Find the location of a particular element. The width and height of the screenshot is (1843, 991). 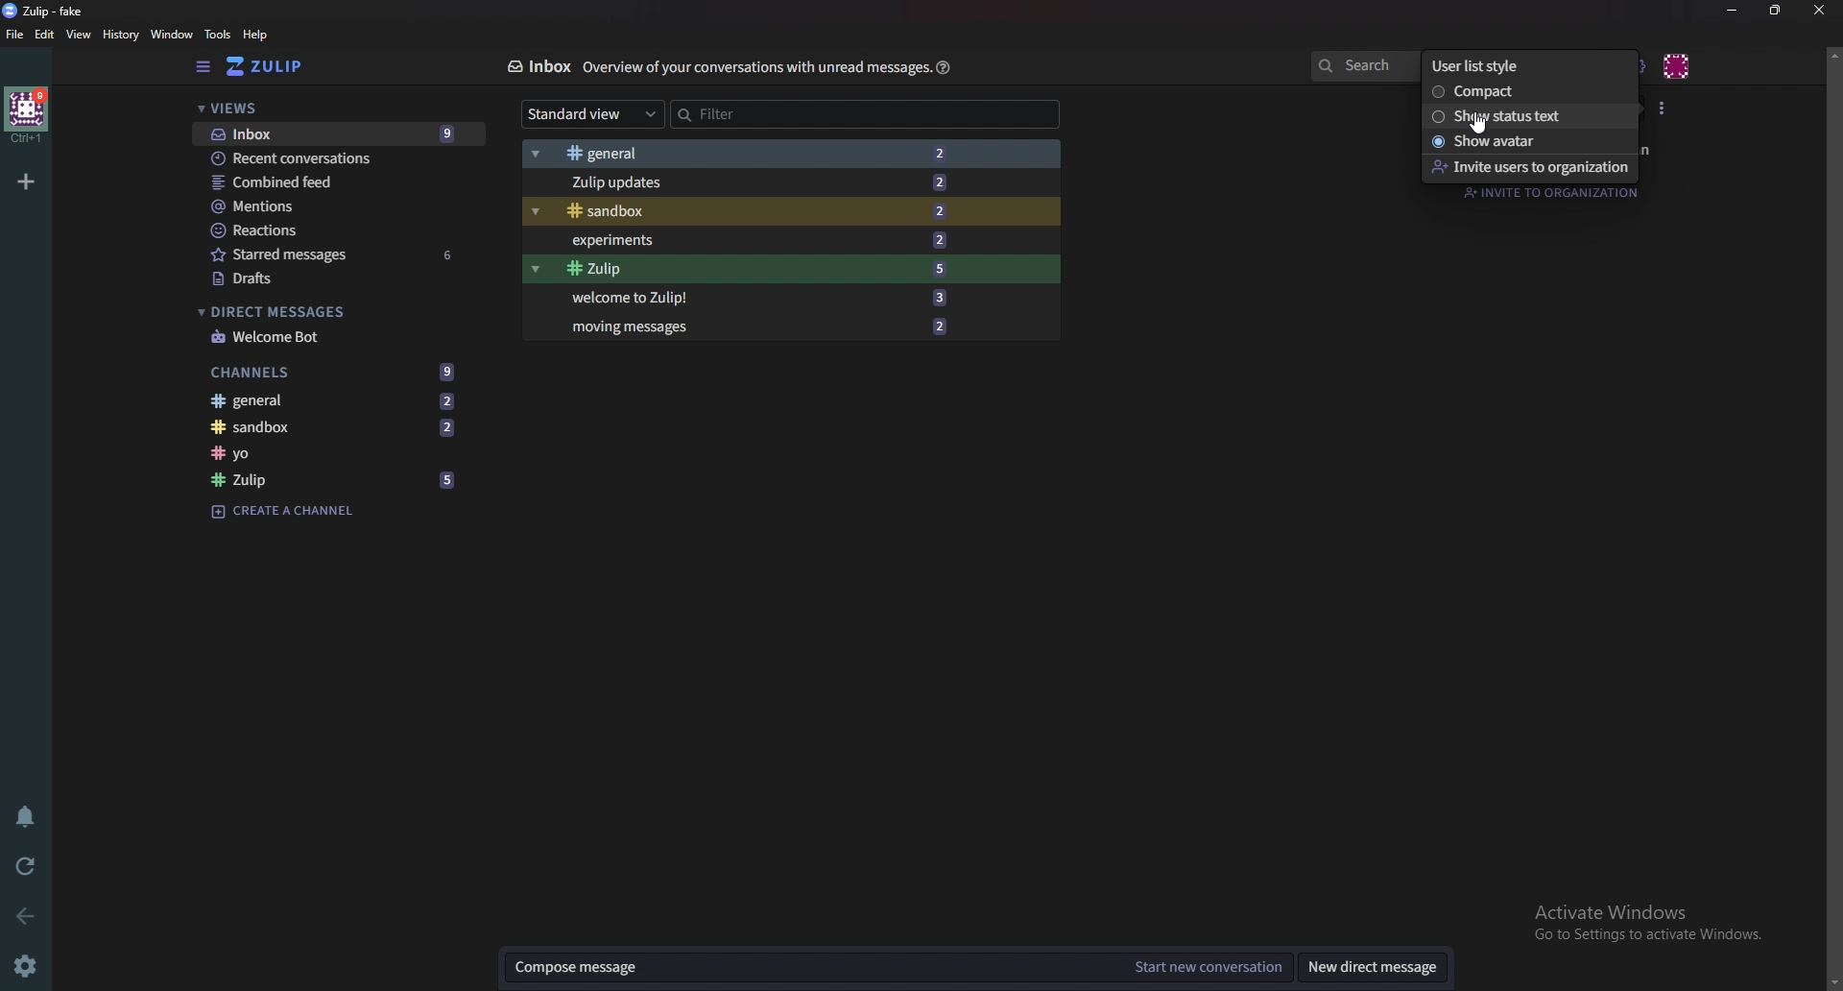

help is located at coordinates (945, 67).